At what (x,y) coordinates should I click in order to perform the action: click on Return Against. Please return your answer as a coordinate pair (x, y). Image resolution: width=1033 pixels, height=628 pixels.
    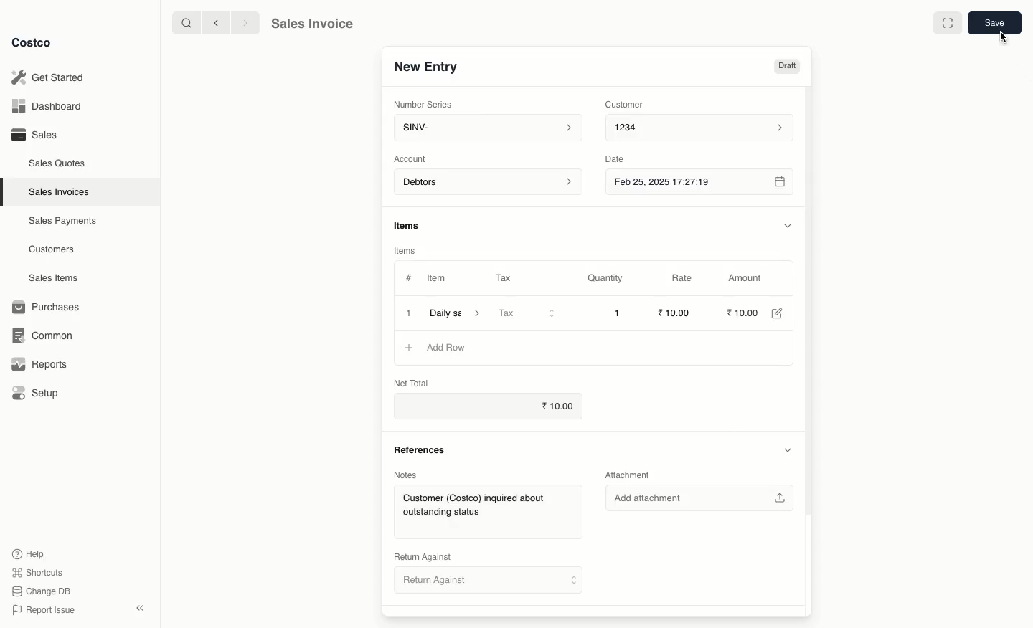
    Looking at the image, I should click on (423, 556).